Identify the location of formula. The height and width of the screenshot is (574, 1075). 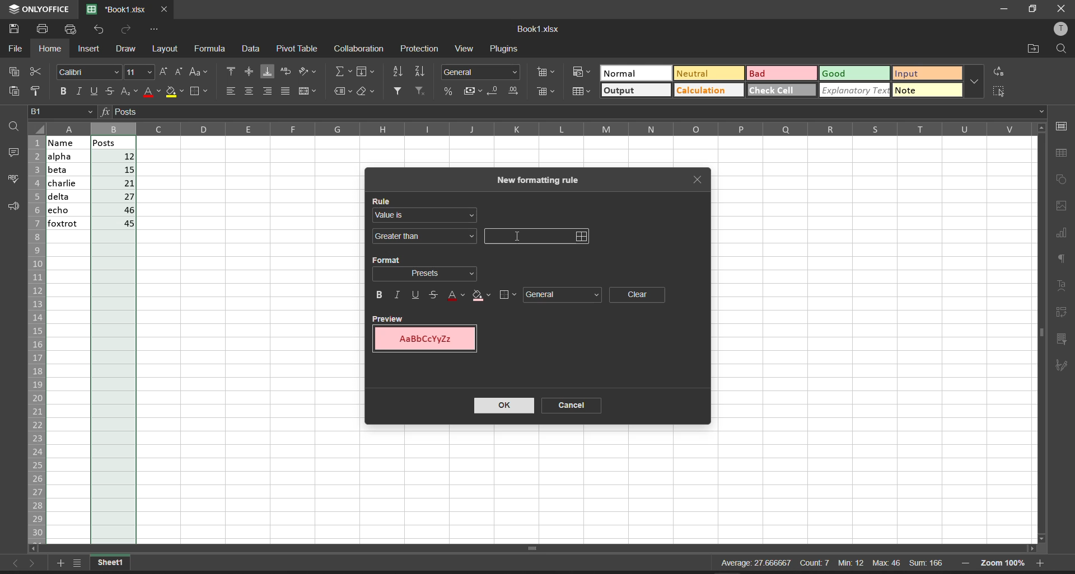
(211, 48).